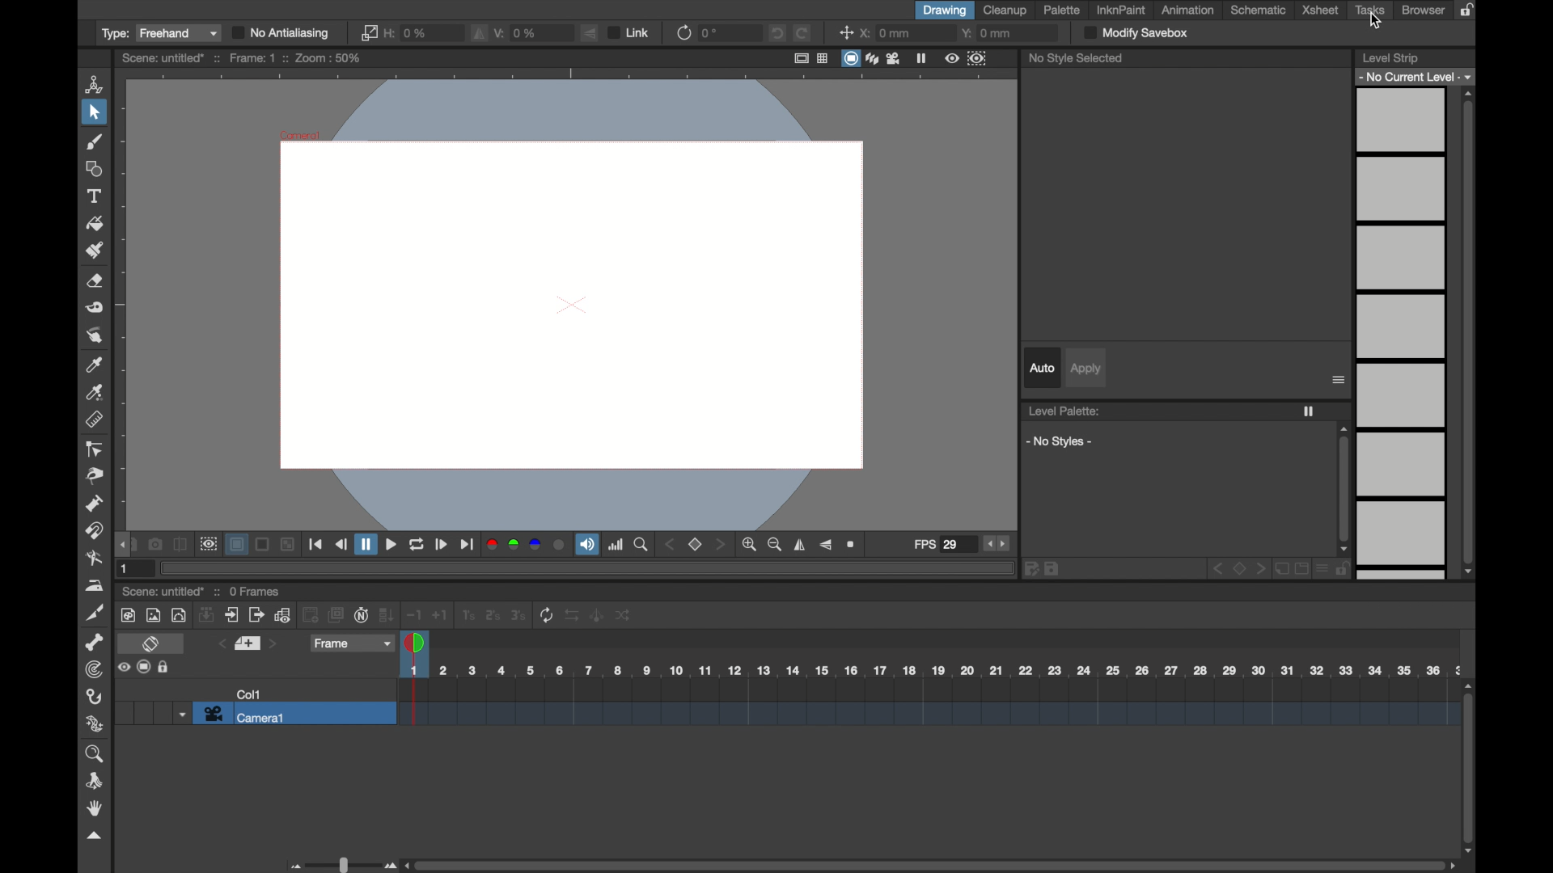  Describe the element at coordinates (417, 544) in the screenshot. I see `loop` at that location.